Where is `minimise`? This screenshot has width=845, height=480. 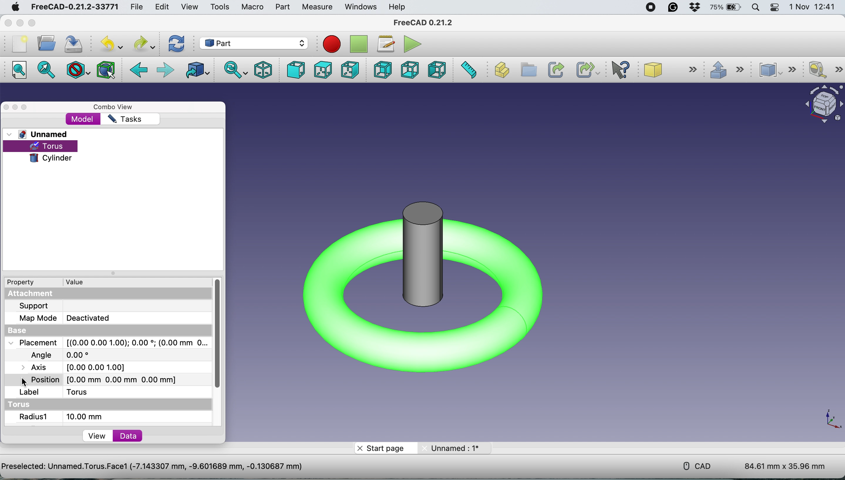
minimise is located at coordinates (16, 108).